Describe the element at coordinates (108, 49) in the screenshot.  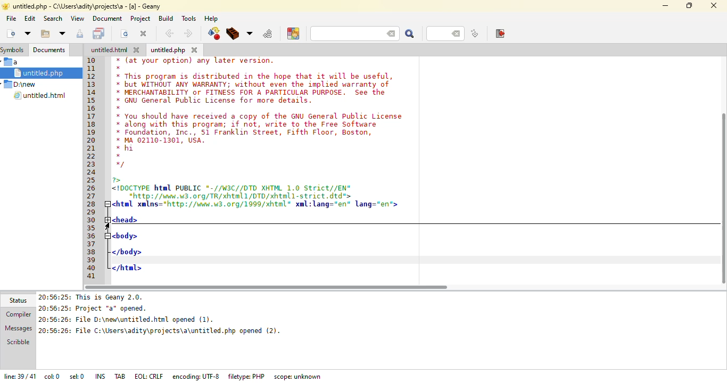
I see `untitled.html` at that location.